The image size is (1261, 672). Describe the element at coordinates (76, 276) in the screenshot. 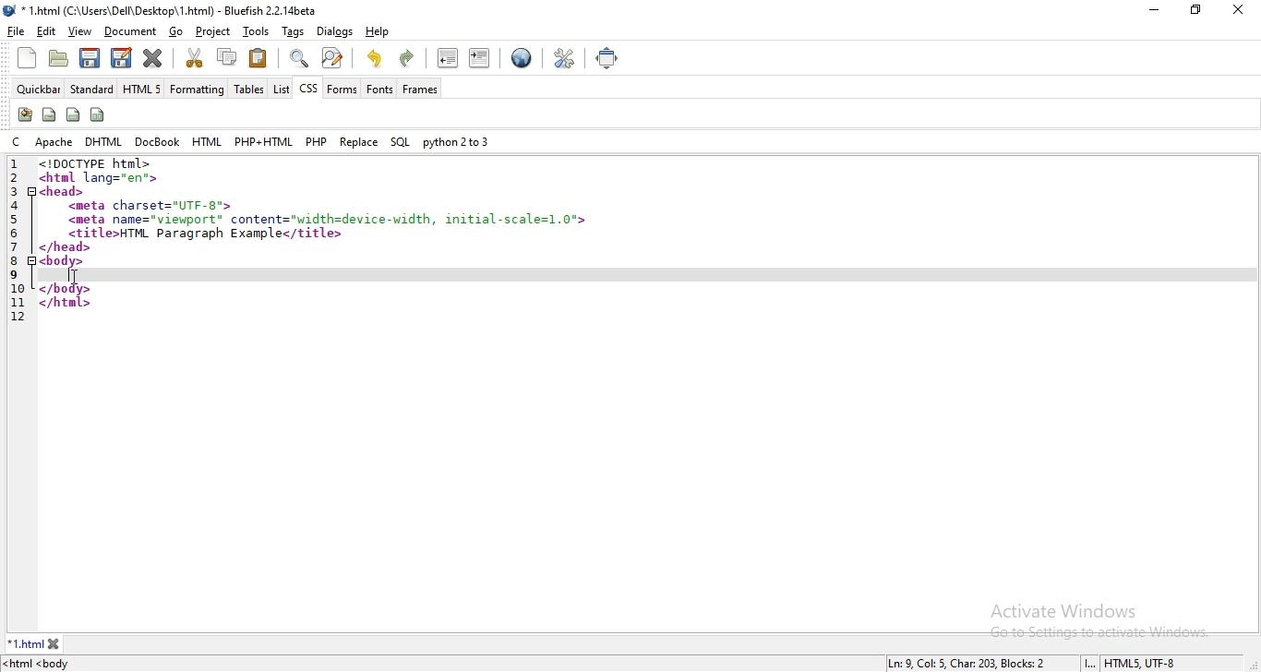

I see `cursor` at that location.